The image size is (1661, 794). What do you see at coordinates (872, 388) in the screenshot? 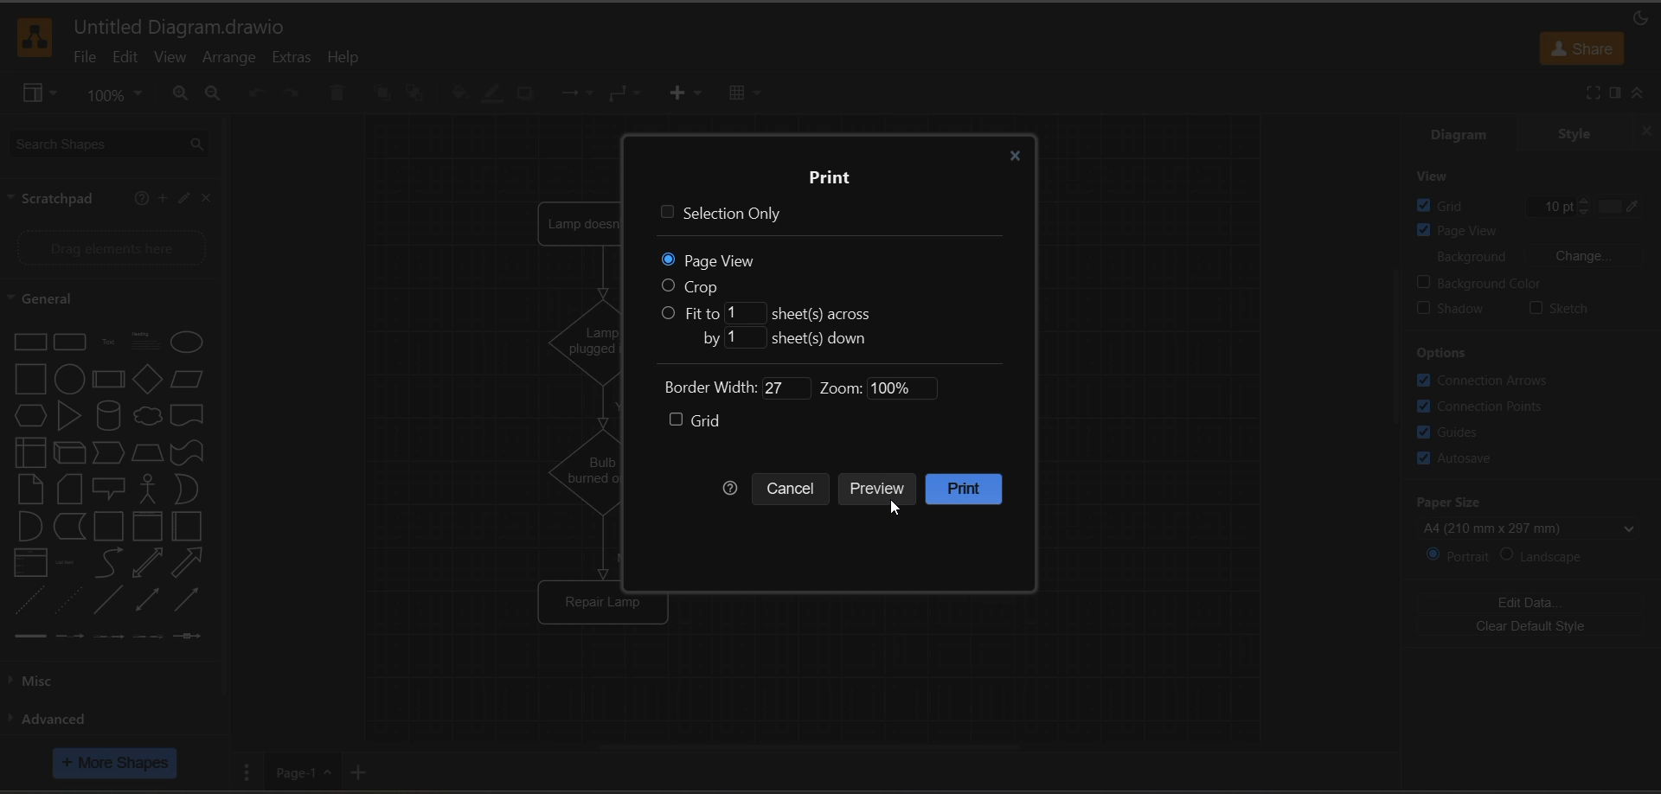
I see `zoom` at bounding box center [872, 388].